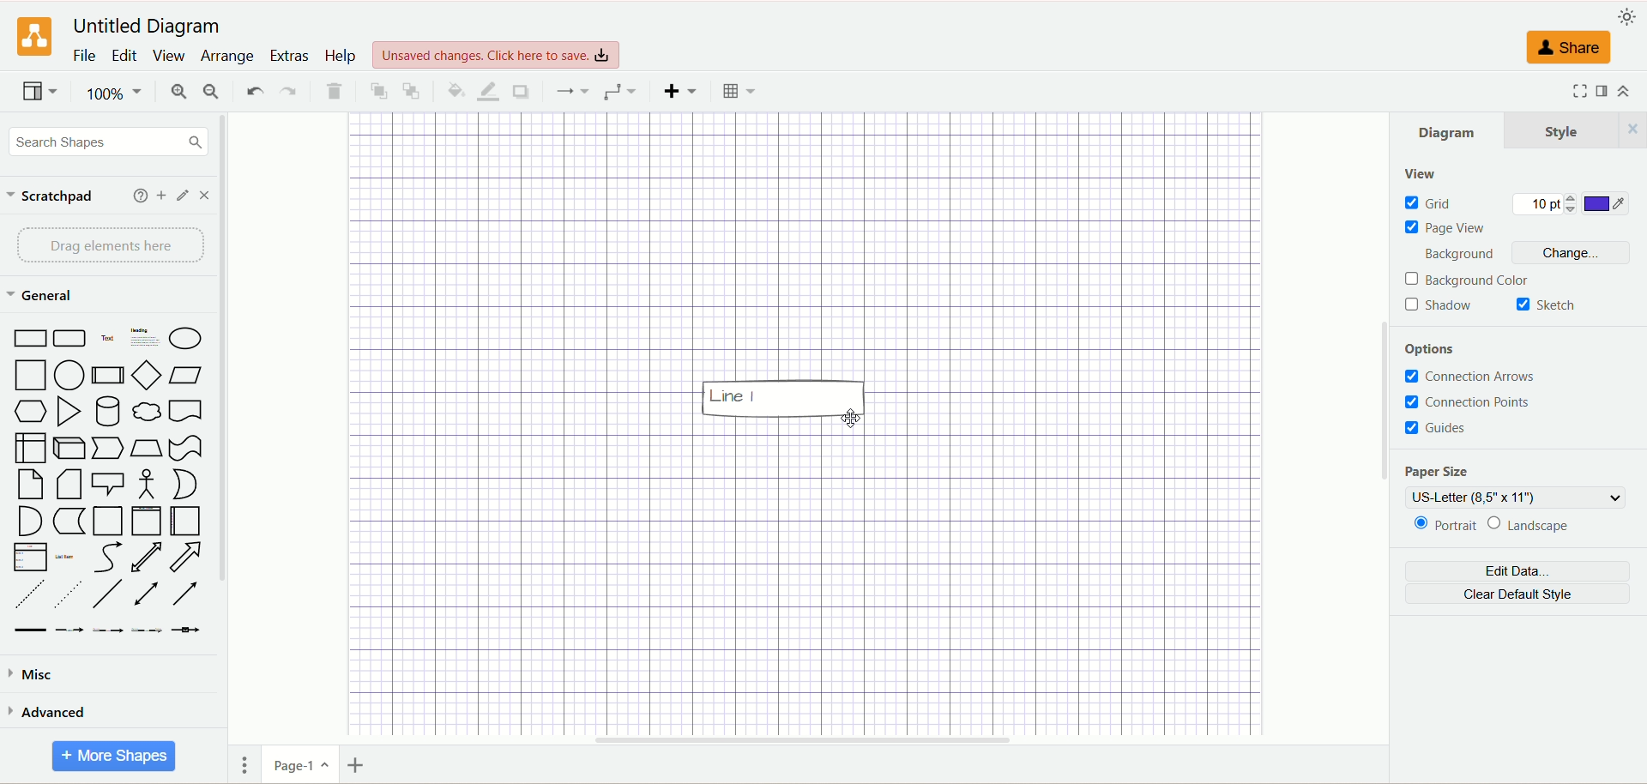 The width and height of the screenshot is (1647, 784). Describe the element at coordinates (181, 196) in the screenshot. I see `edit` at that location.